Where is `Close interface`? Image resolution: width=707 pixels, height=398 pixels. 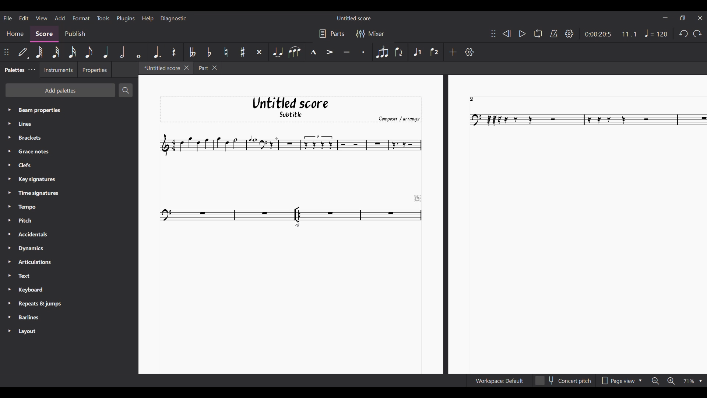
Close interface is located at coordinates (700, 18).